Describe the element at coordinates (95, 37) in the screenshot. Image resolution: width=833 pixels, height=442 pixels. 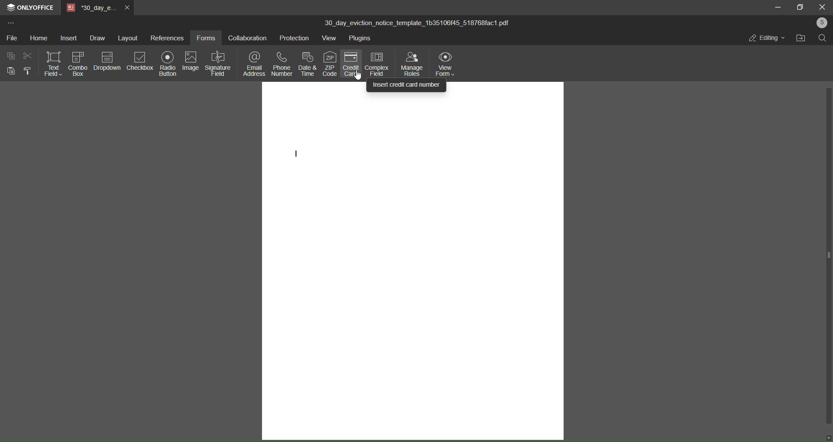
I see `draw` at that location.